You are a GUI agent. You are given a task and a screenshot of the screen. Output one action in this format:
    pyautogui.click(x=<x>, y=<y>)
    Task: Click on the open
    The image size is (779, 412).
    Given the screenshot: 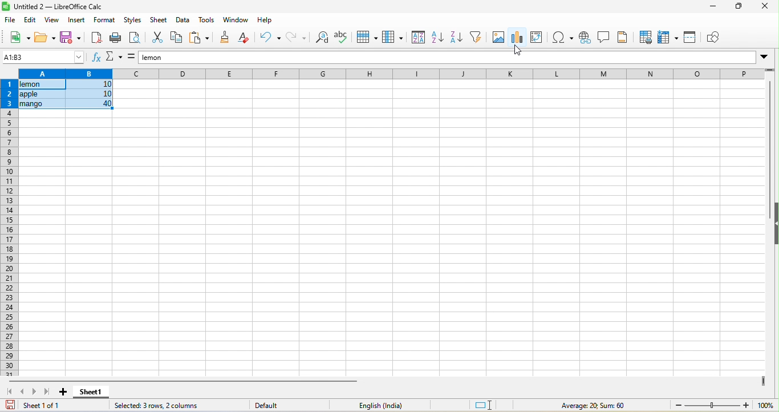 What is the action you would take?
    pyautogui.click(x=44, y=37)
    